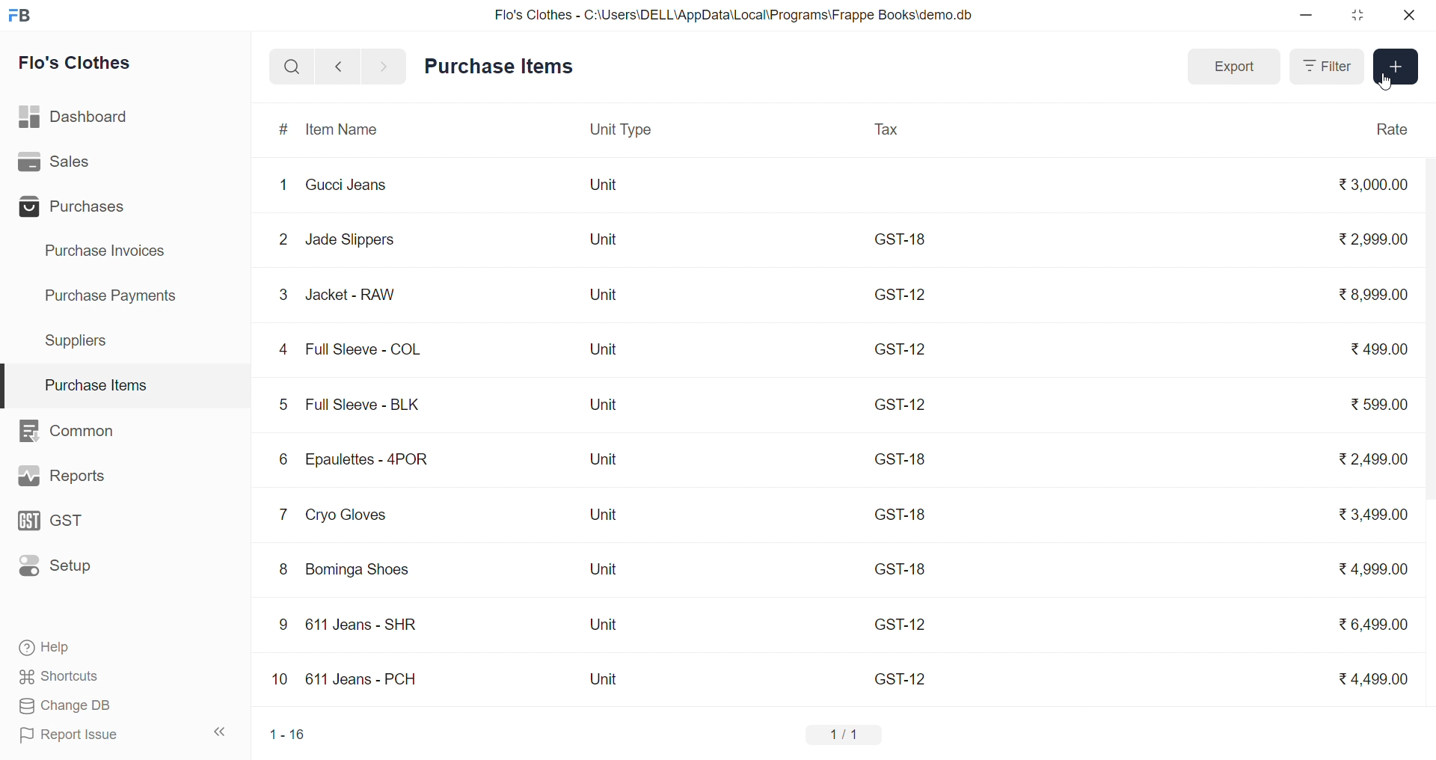 The image size is (1436, 760). What do you see at coordinates (226, 733) in the screenshot?
I see `collapse sidebar` at bounding box center [226, 733].